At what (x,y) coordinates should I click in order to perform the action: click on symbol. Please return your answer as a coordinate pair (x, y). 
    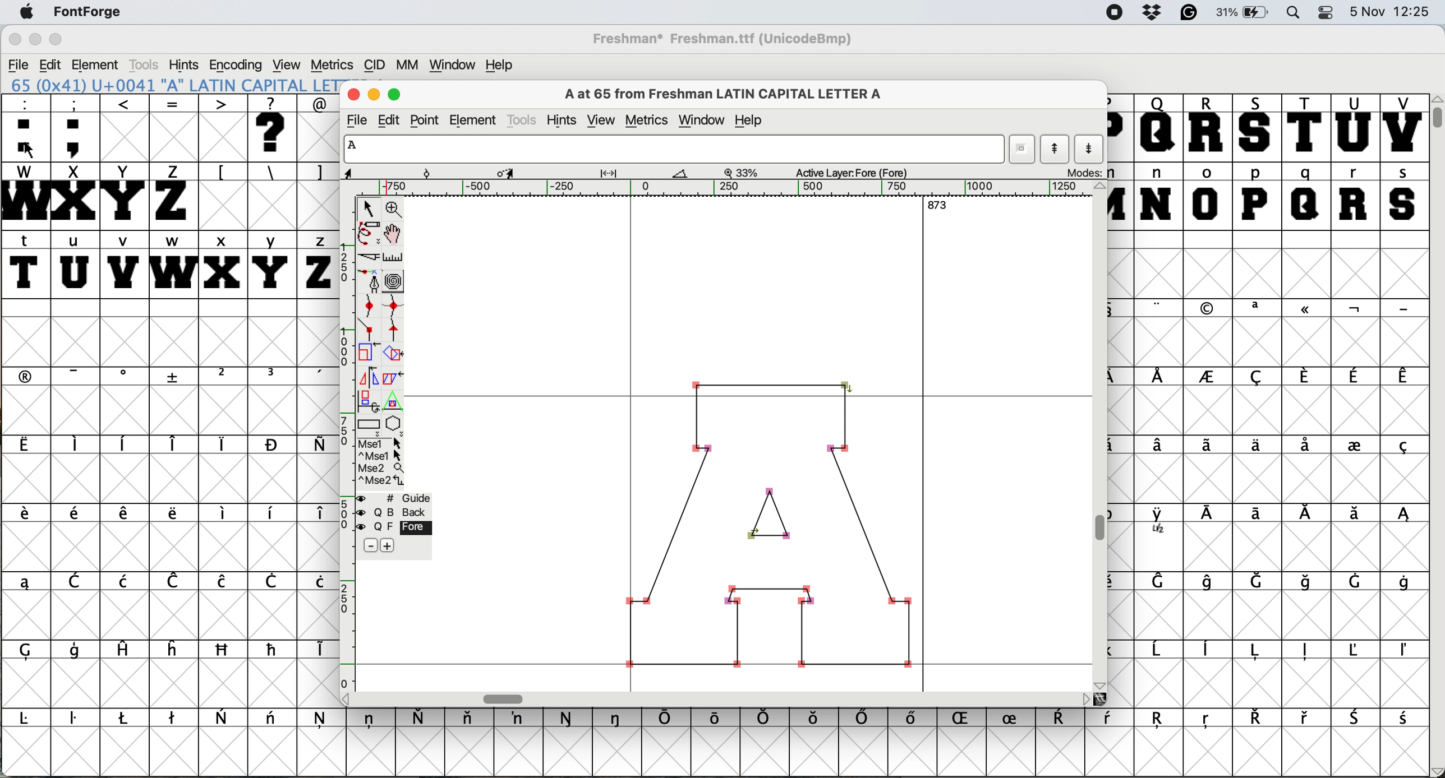
    Looking at the image, I should click on (1209, 651).